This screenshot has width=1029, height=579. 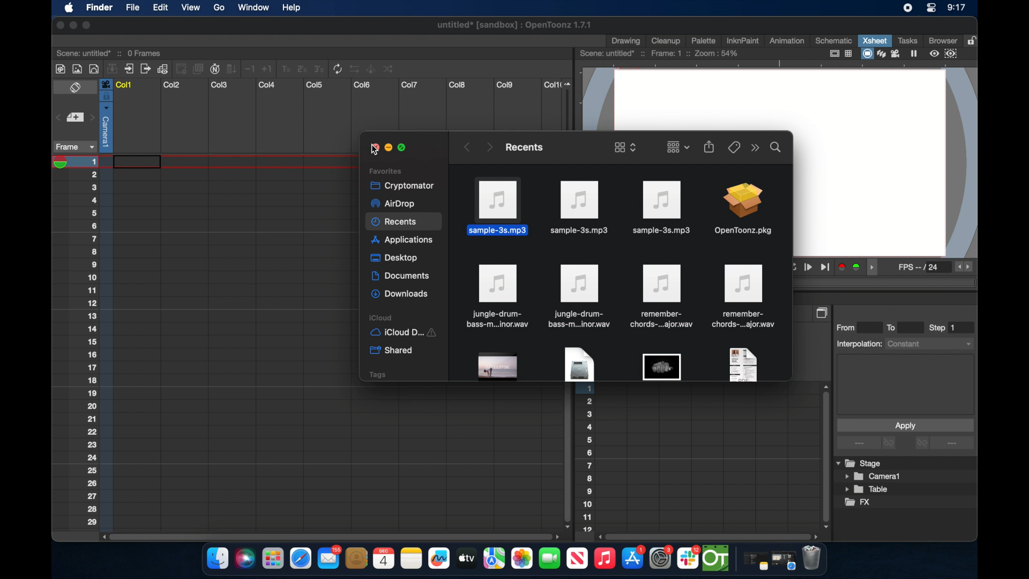 I want to click on inknpaint, so click(x=742, y=40).